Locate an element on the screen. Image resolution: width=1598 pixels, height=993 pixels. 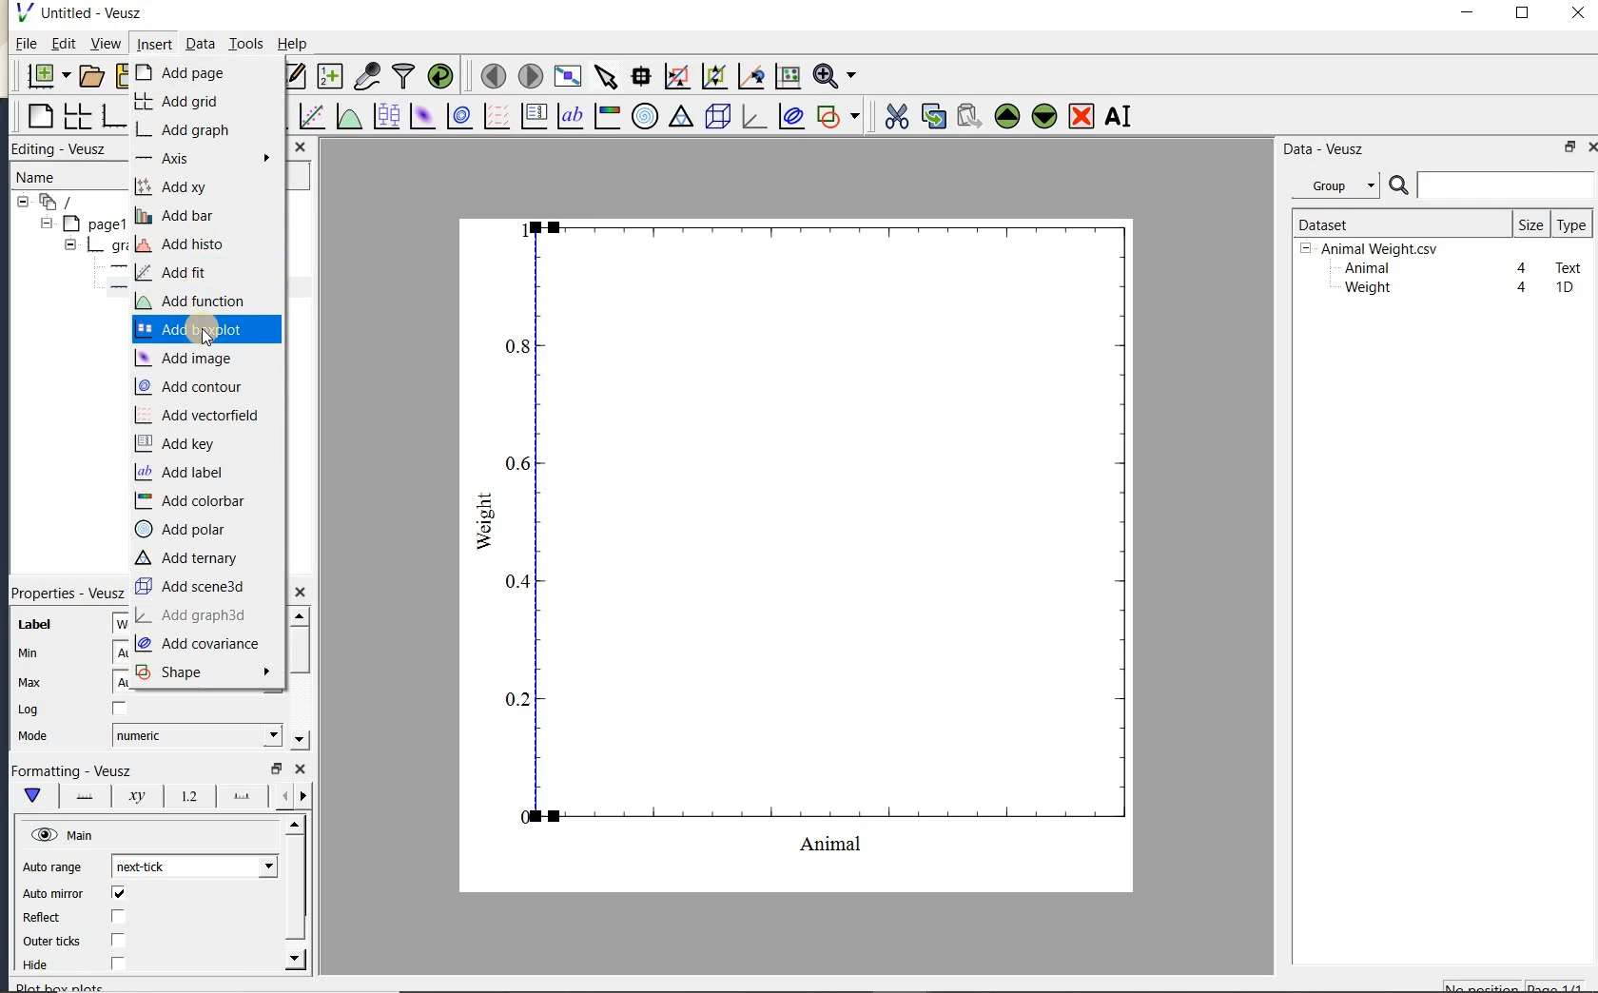
restore is located at coordinates (1571, 146).